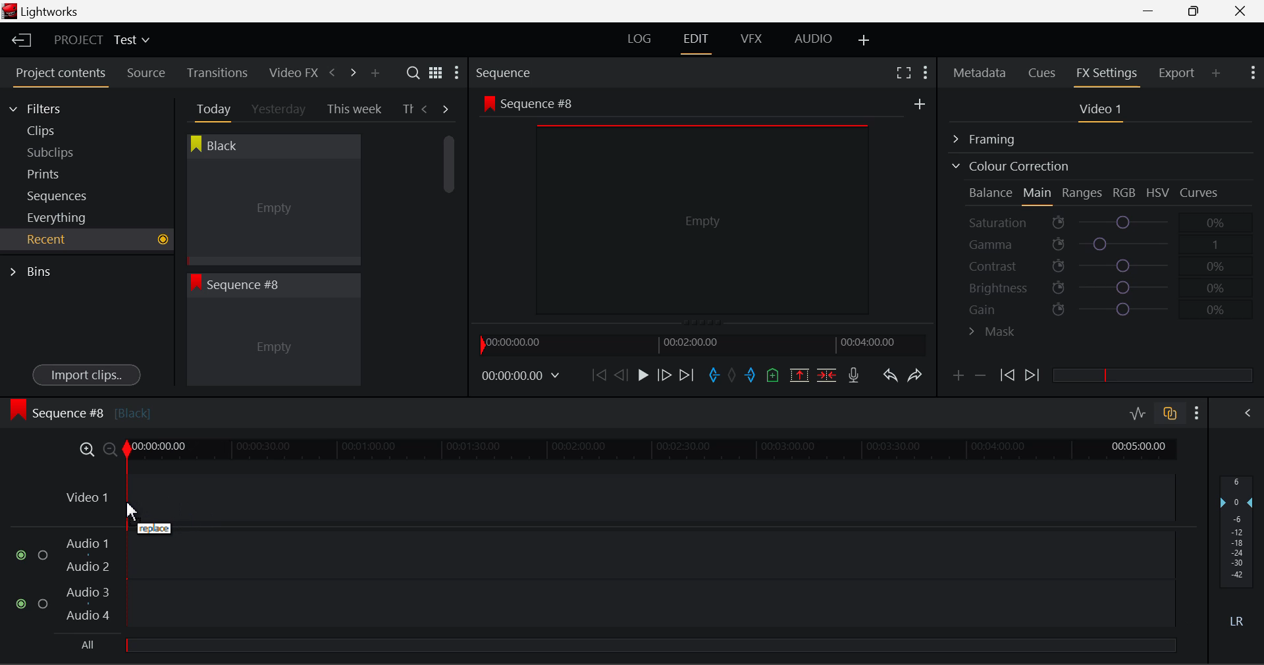 This screenshot has width=1264, height=665. I want to click on Transitions, so click(217, 72).